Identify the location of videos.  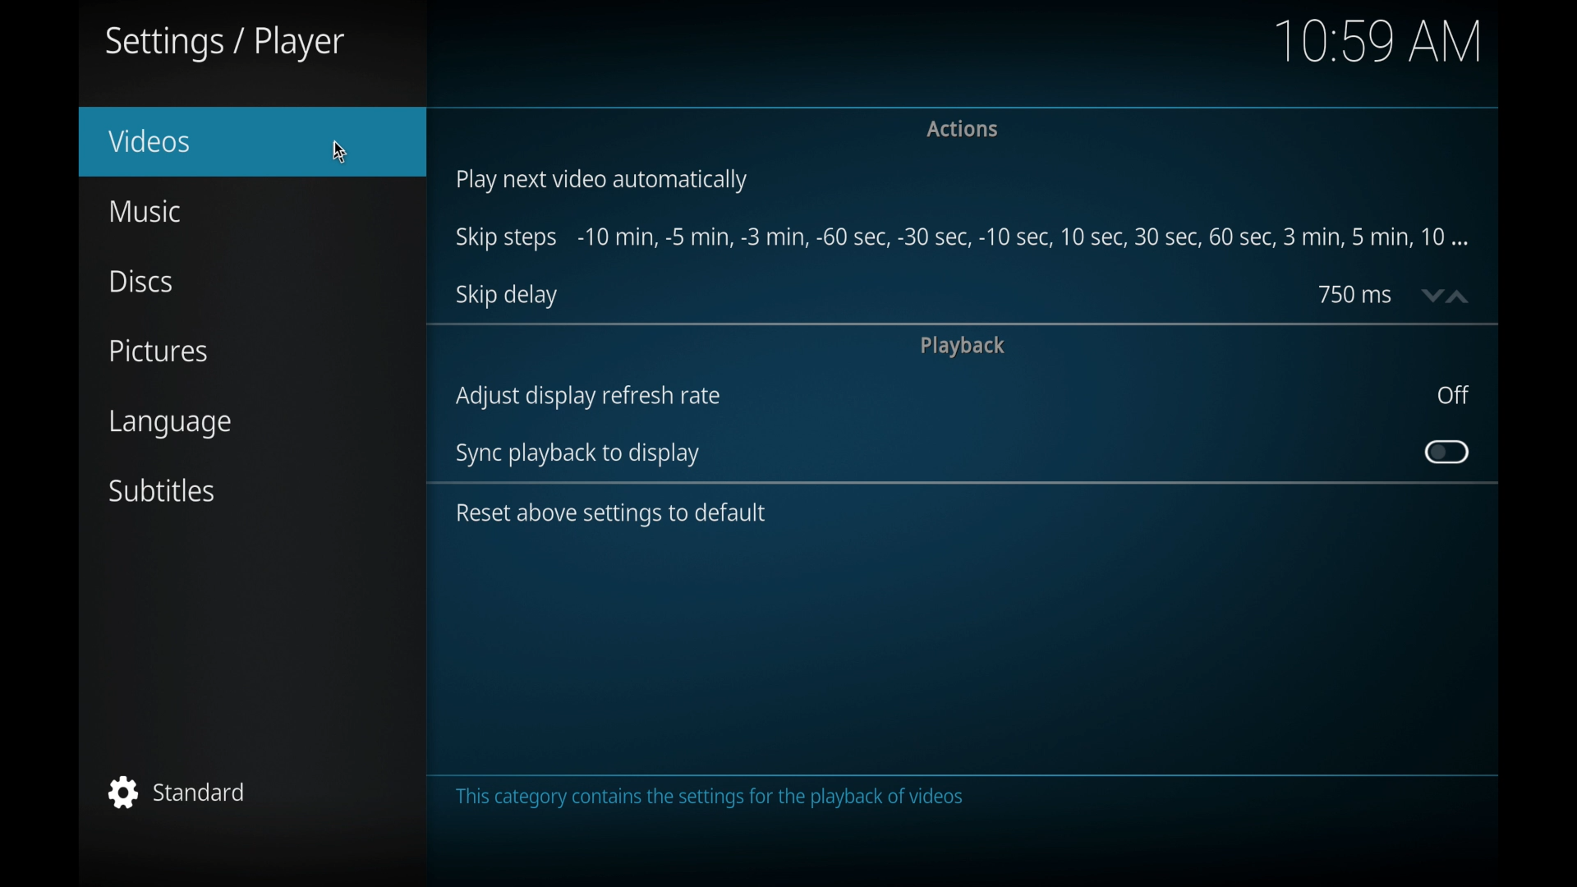
(149, 140).